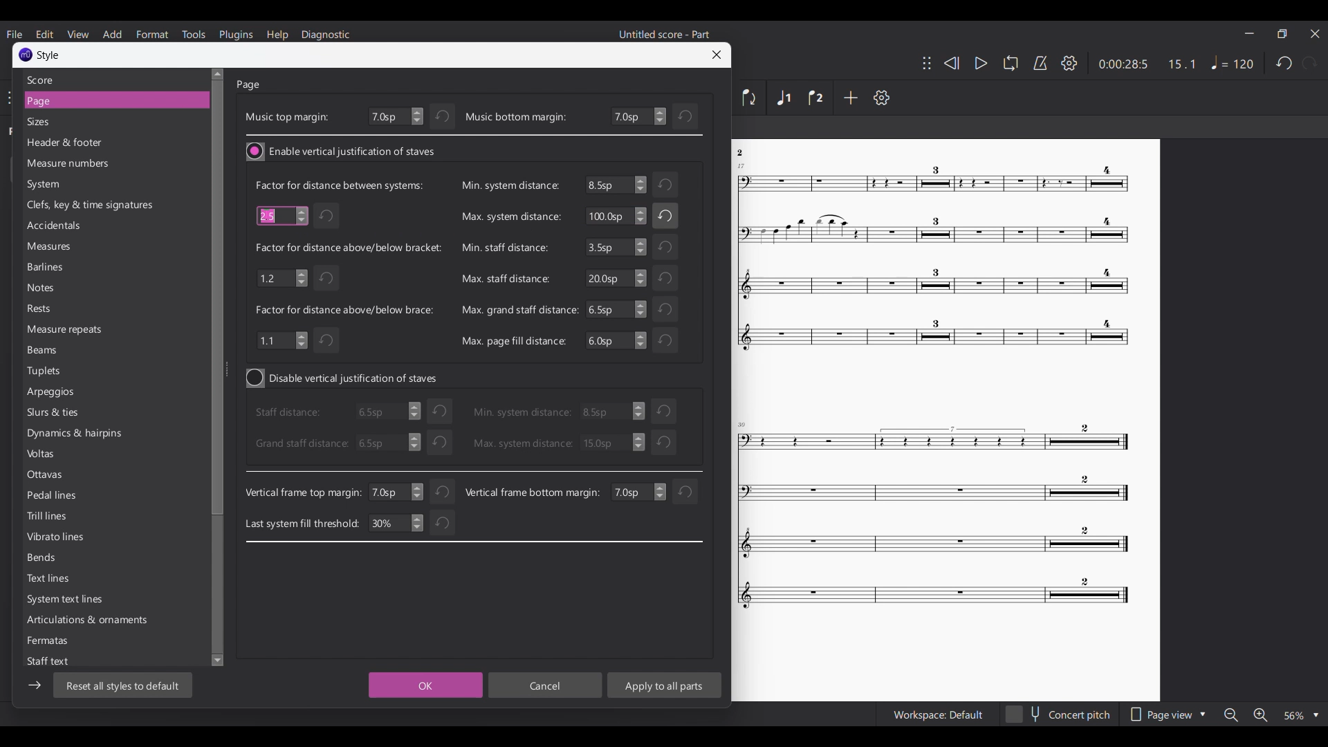  Describe the element at coordinates (443, 489) in the screenshot. I see `Undo` at that location.